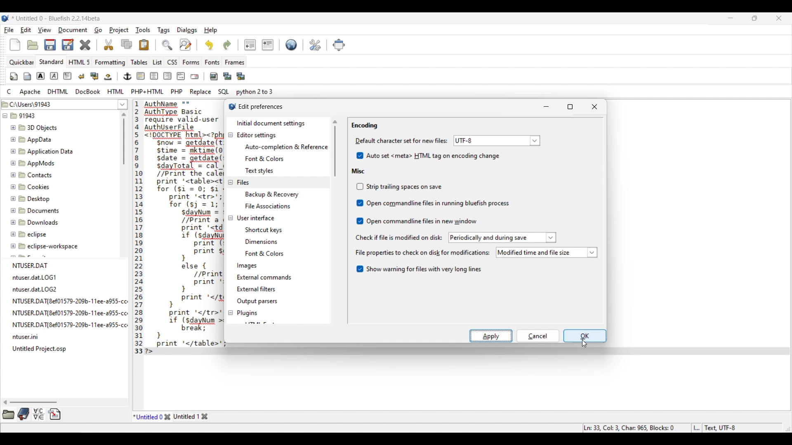 The height and width of the screenshot is (445, 792). I want to click on Document menu, so click(73, 30).